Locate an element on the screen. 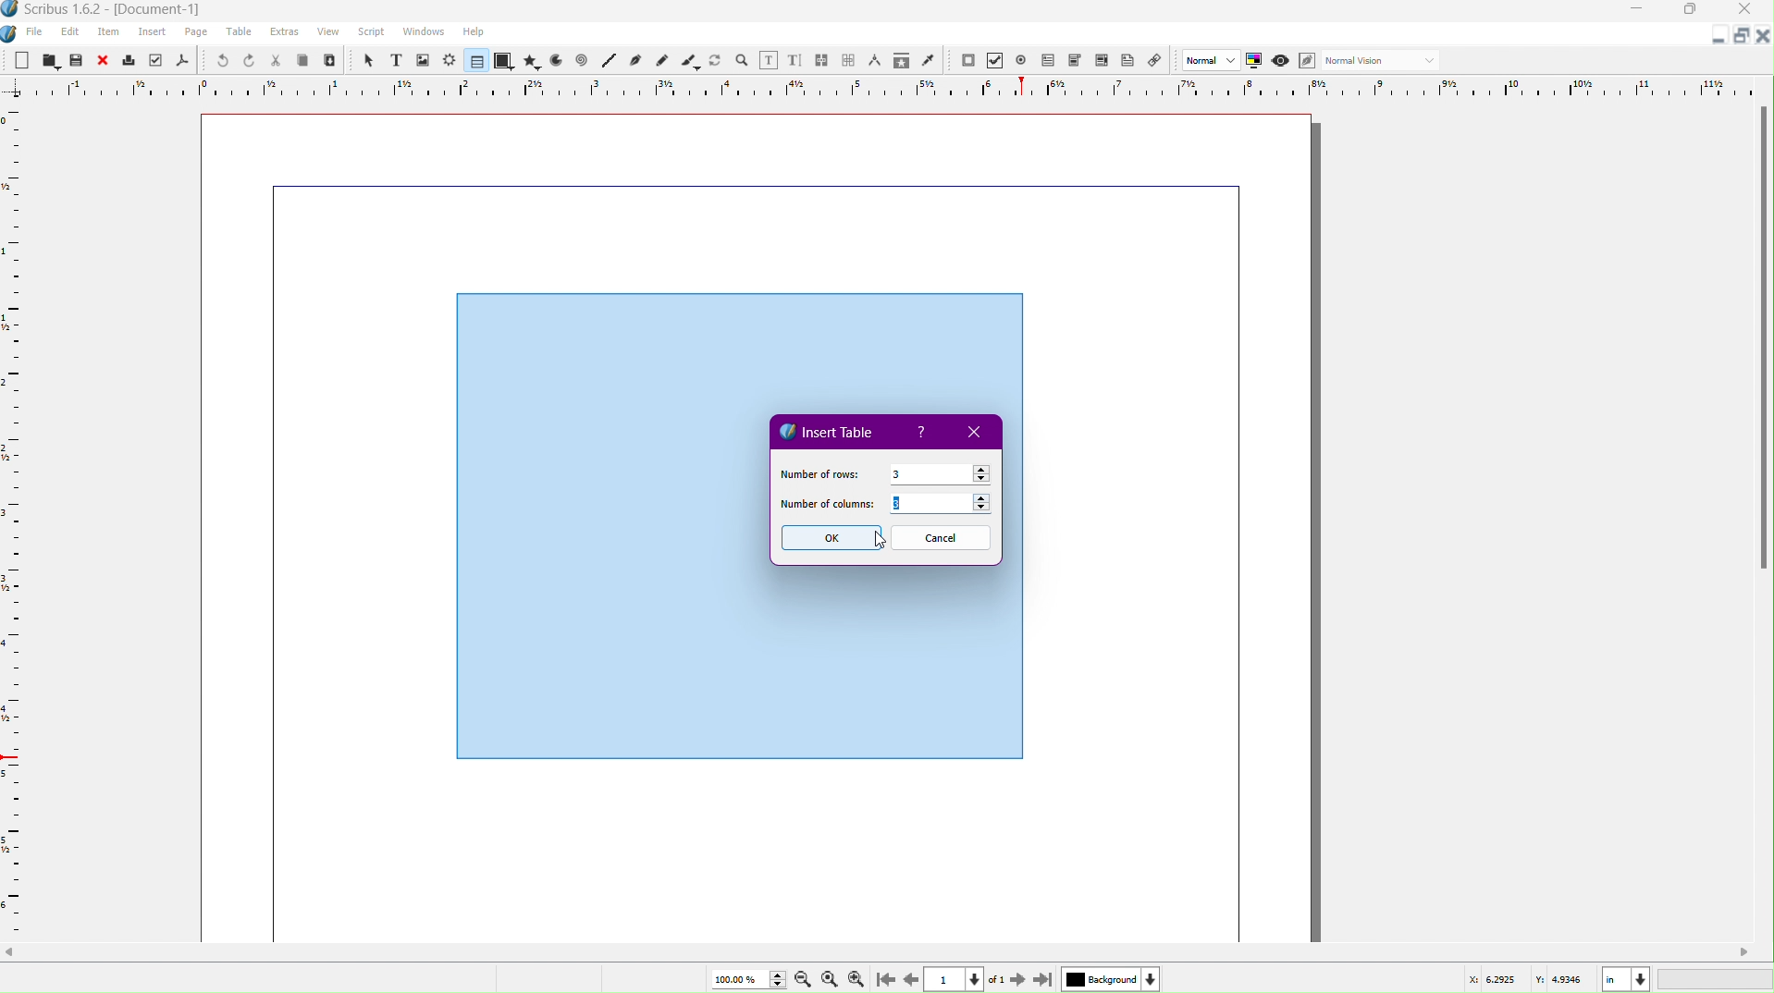 The height and width of the screenshot is (993, 1774). Table is located at coordinates (241, 33).